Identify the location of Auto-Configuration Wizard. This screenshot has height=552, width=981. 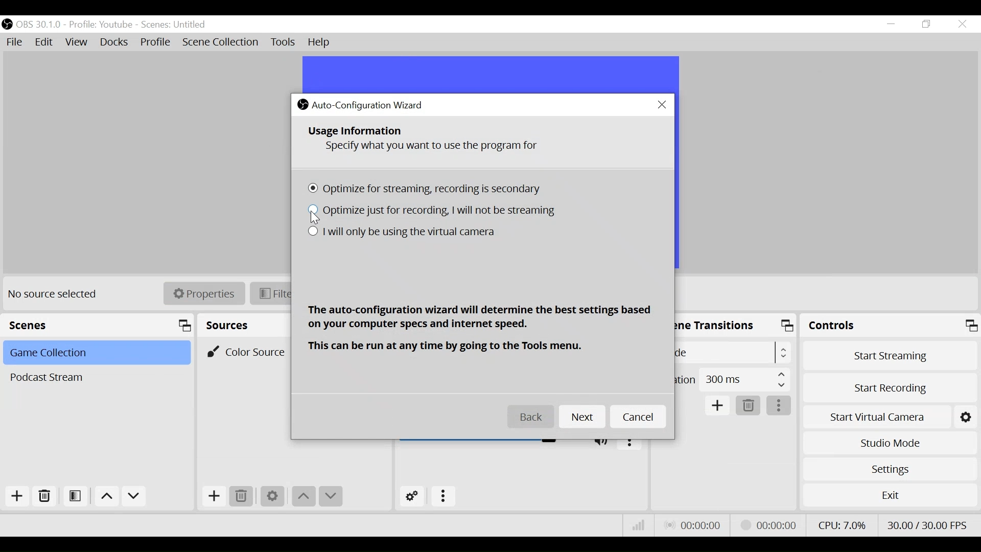
(370, 105).